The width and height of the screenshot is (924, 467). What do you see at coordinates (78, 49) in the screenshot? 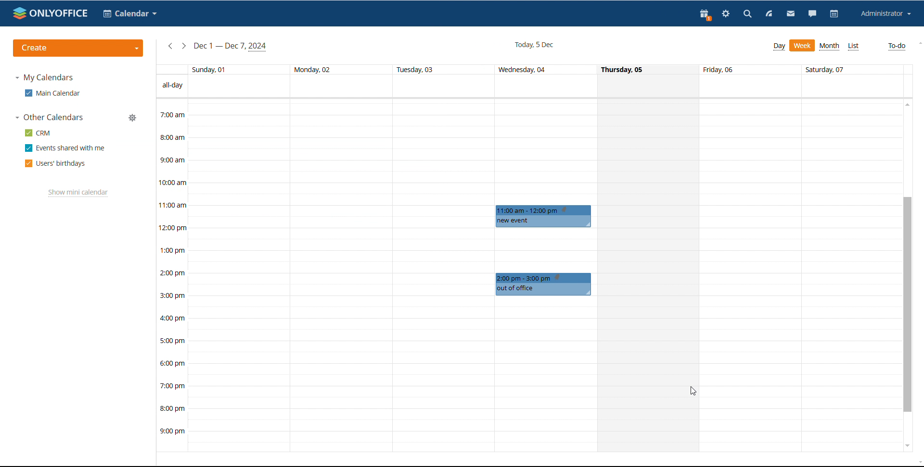
I see `create` at bounding box center [78, 49].